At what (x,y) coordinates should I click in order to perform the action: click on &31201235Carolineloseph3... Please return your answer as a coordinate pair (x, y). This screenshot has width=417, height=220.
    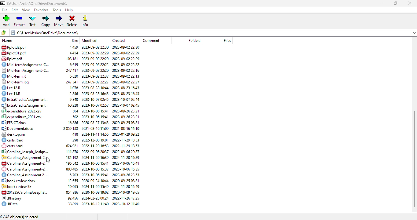
    Looking at the image, I should click on (24, 192).